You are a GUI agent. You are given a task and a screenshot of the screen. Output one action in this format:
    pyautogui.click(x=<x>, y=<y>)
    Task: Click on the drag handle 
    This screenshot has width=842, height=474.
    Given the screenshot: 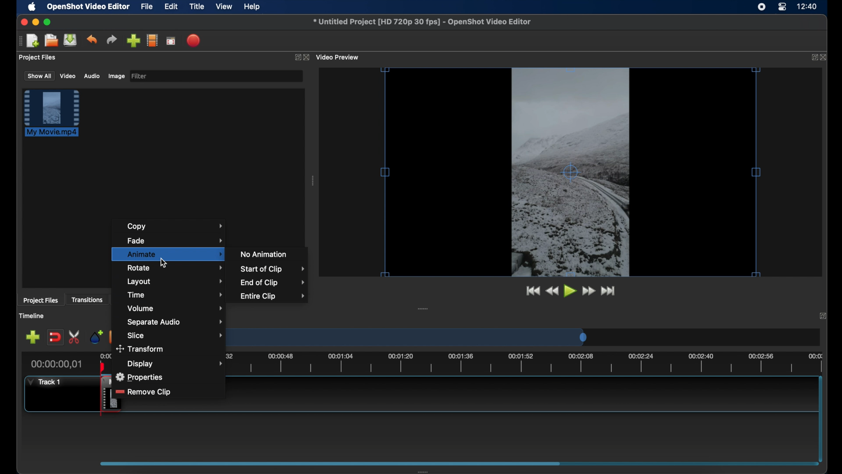 What is the action you would take?
    pyautogui.click(x=428, y=470)
    